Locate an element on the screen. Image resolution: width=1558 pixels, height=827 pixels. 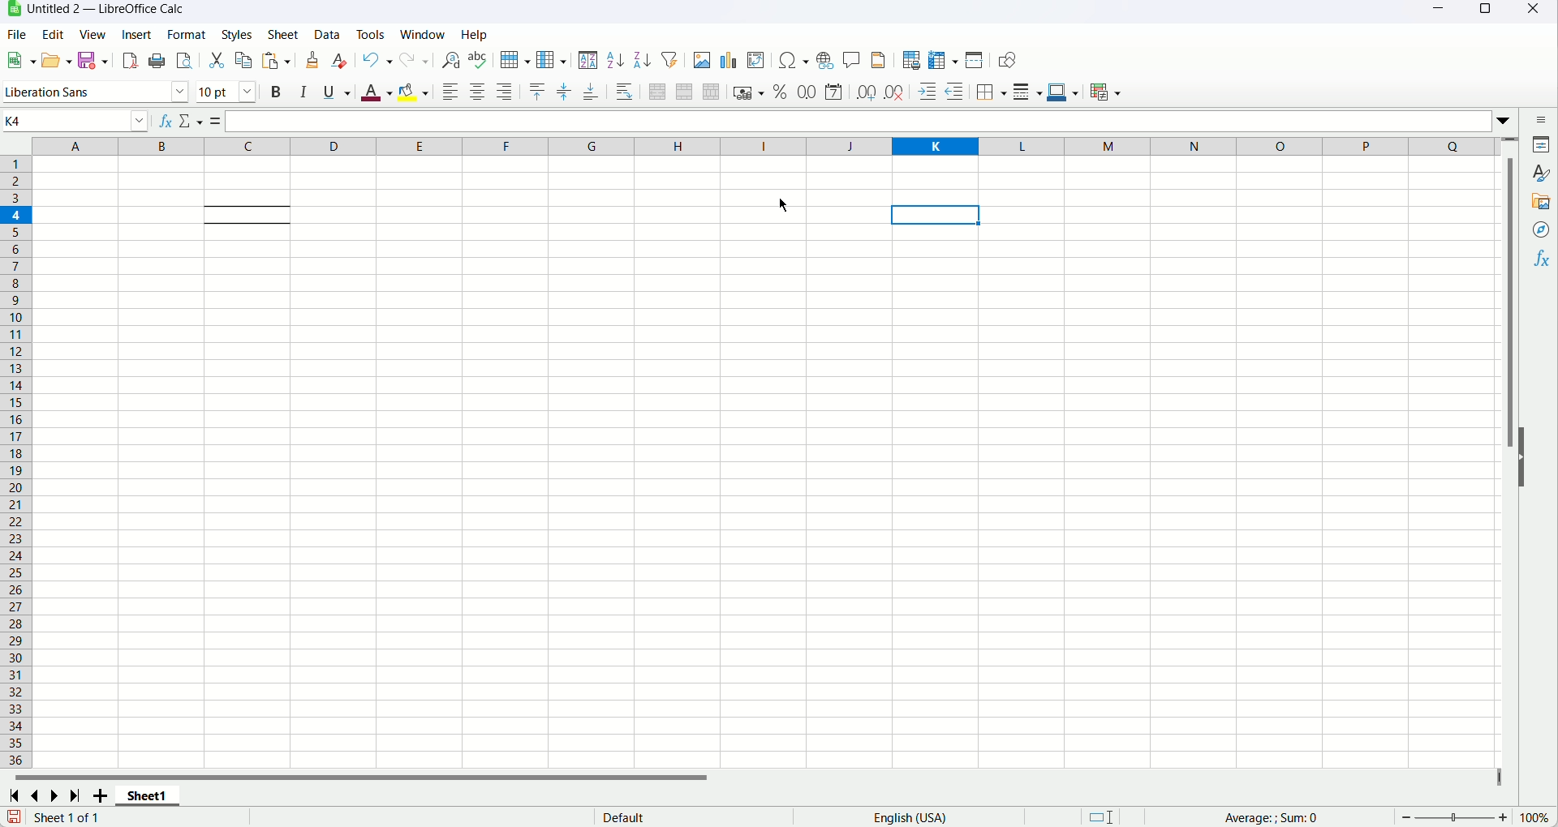
Format as percent is located at coordinates (781, 92).